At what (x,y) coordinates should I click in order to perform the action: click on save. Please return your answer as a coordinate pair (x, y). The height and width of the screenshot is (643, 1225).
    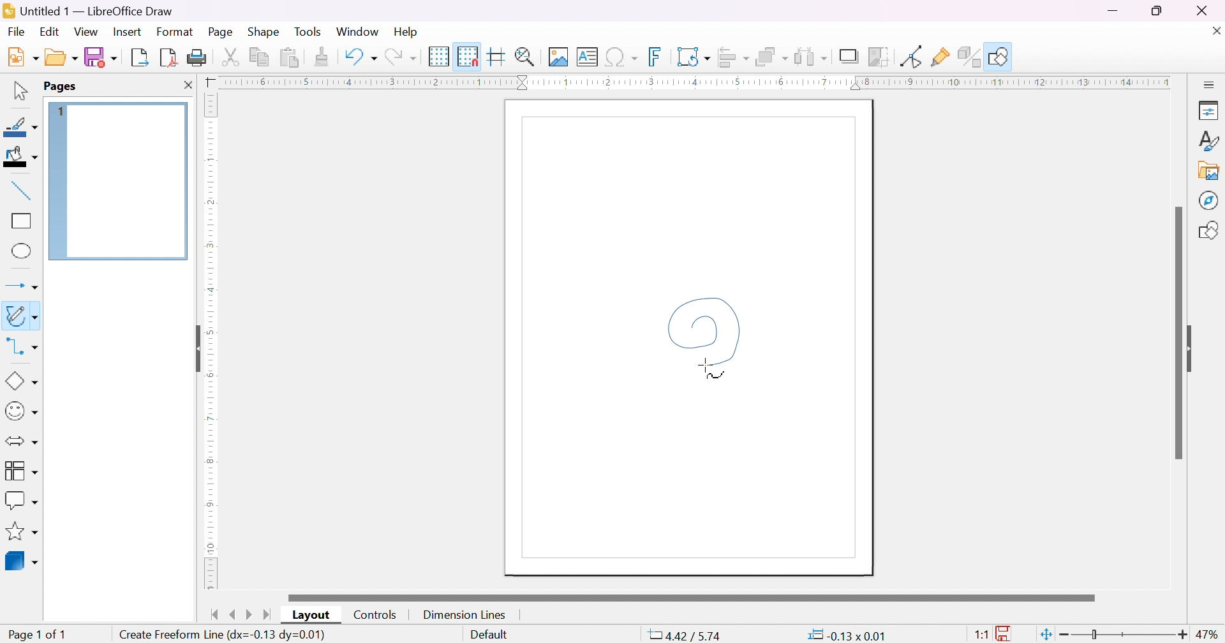
    Looking at the image, I should click on (102, 57).